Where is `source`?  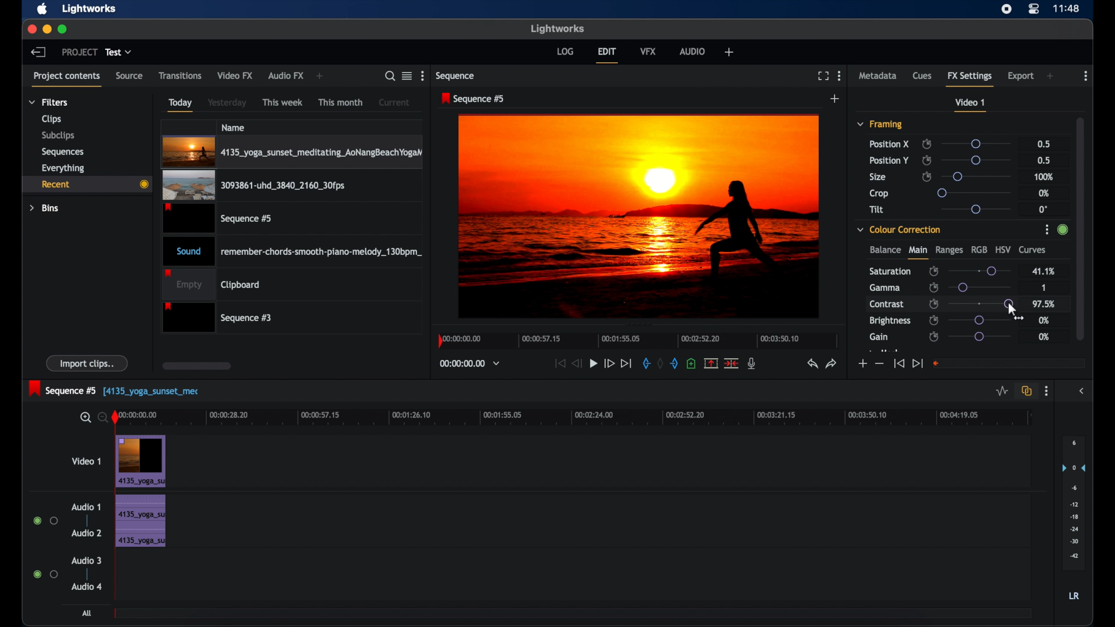 source is located at coordinates (130, 76).